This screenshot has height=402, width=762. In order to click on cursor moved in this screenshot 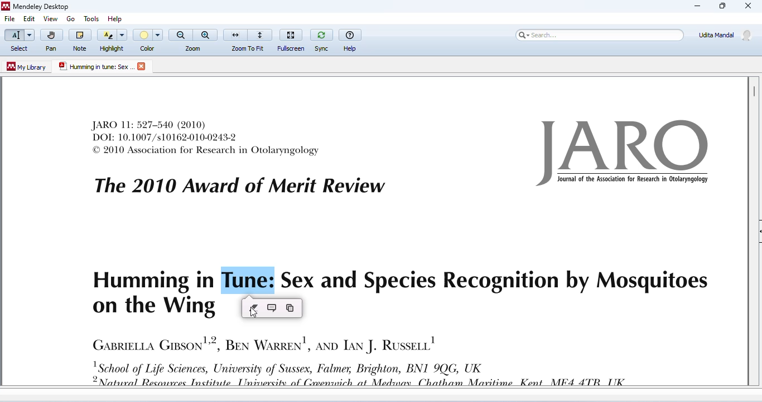, I will do `click(255, 314)`.